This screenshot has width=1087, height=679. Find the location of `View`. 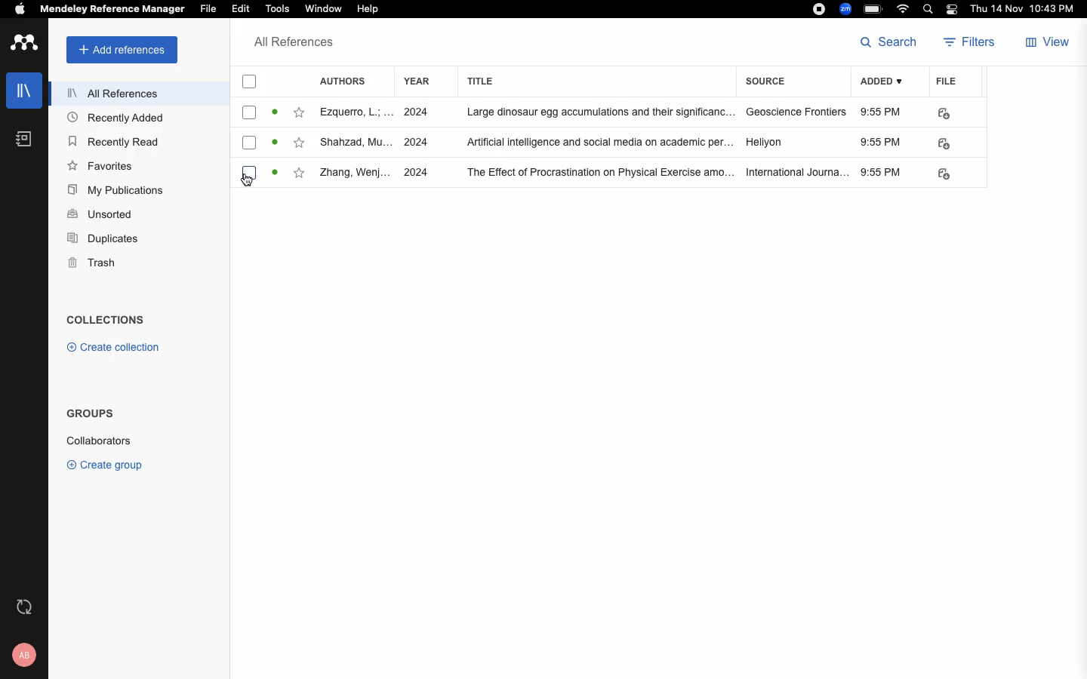

View is located at coordinates (1045, 44).